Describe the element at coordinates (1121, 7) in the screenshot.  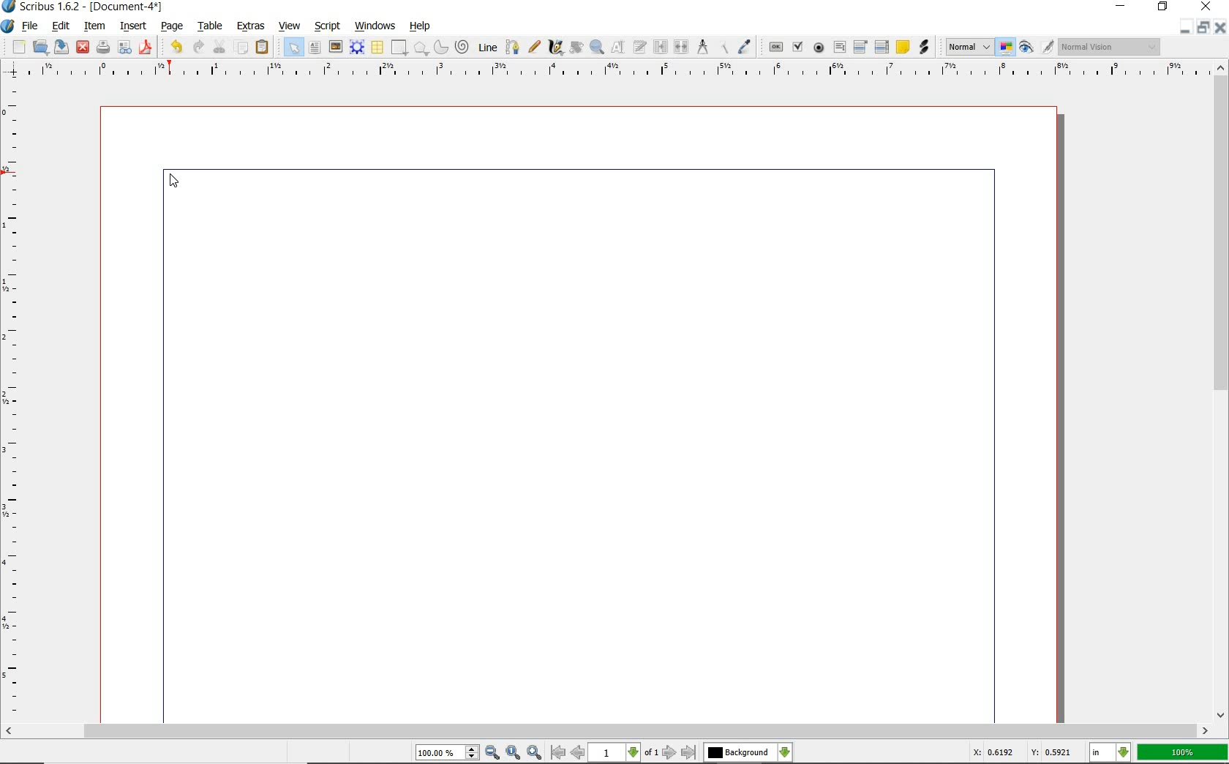
I see `minimize` at that location.